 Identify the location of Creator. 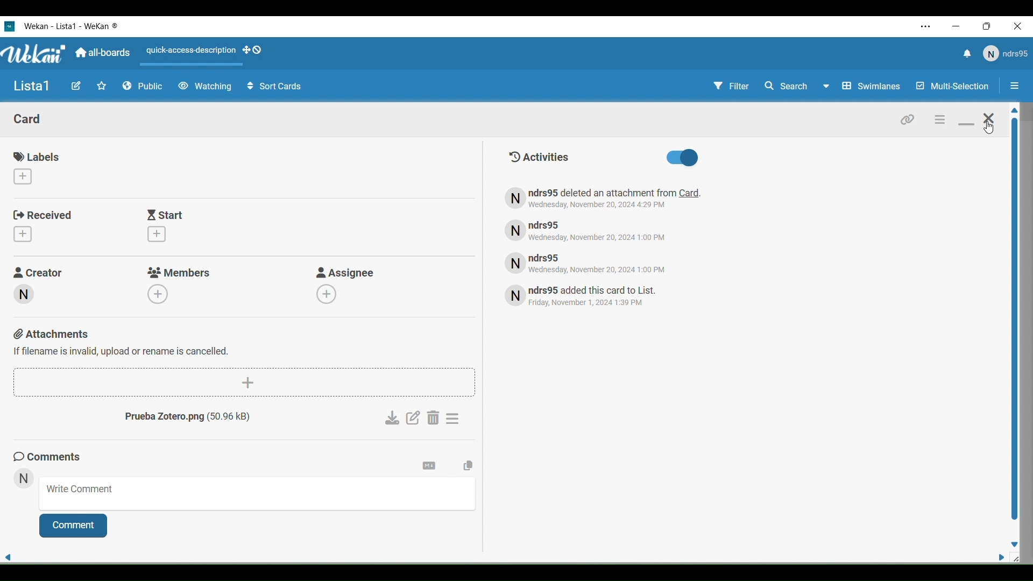
(23, 294).